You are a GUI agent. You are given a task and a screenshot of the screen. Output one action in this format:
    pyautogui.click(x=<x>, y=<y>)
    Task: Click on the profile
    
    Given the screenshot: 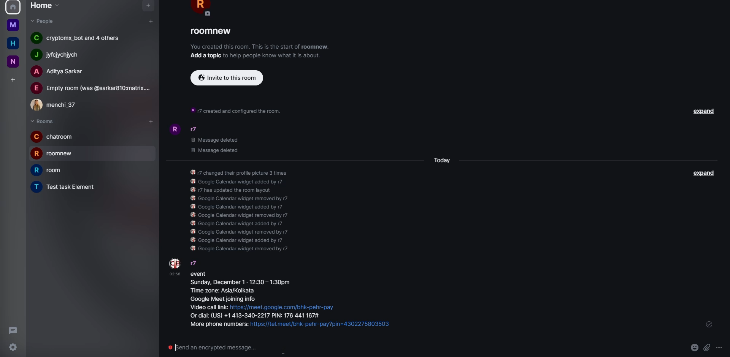 What is the action you would take?
    pyautogui.click(x=12, y=7)
    